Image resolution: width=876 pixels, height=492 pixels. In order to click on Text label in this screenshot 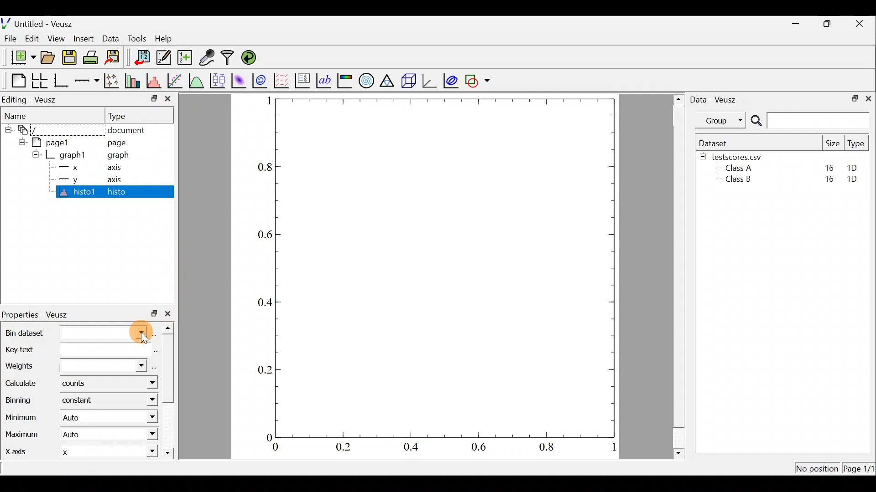, I will do `click(323, 80)`.